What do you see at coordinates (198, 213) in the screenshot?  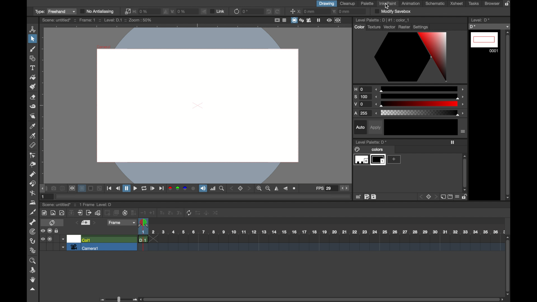 I see `swap` at bounding box center [198, 213].